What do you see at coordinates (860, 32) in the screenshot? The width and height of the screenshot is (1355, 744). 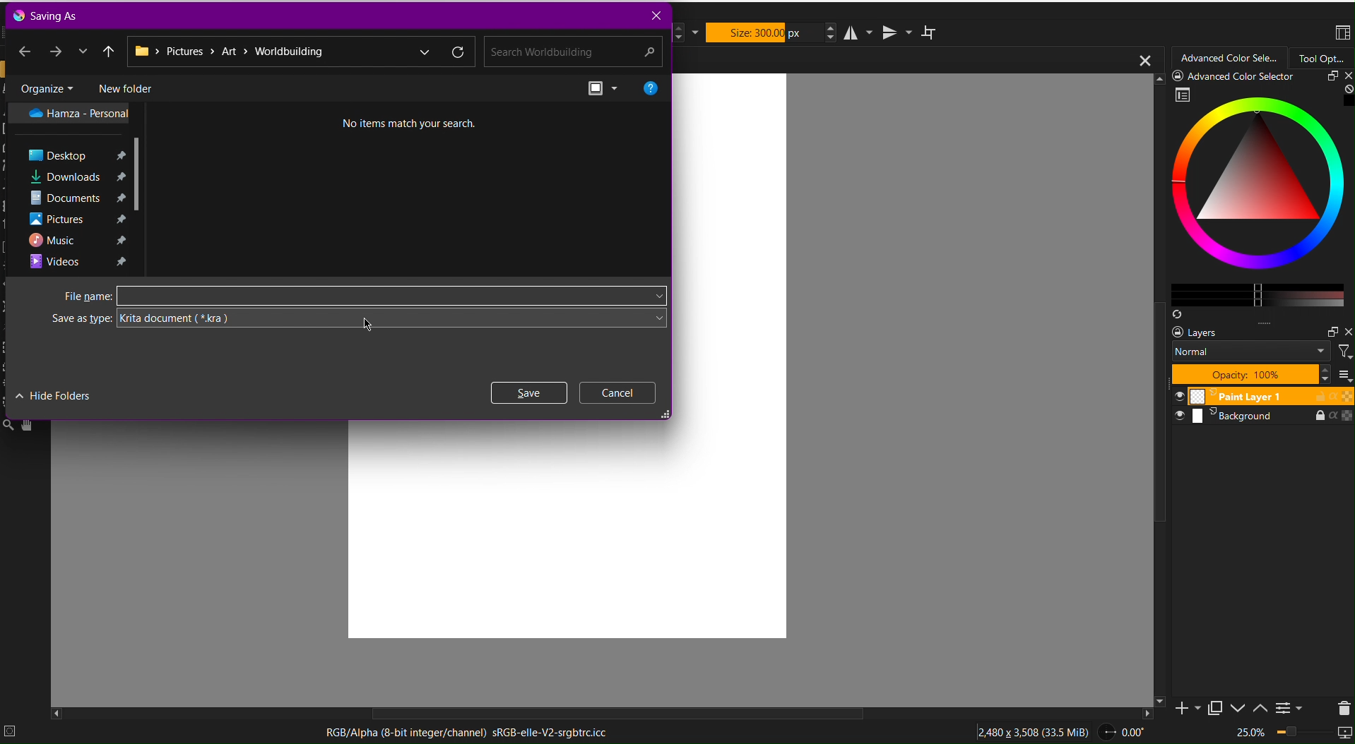 I see `Horizontal Mirror` at bounding box center [860, 32].